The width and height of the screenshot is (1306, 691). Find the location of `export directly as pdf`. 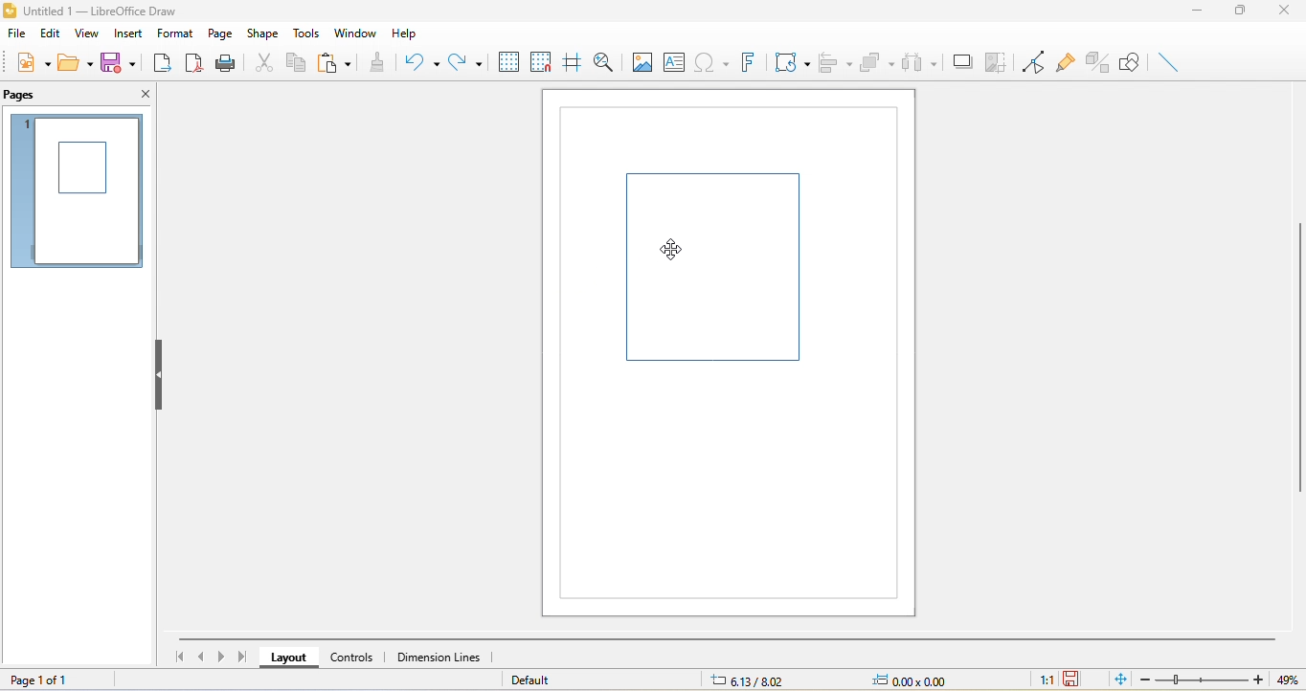

export directly as pdf is located at coordinates (192, 64).